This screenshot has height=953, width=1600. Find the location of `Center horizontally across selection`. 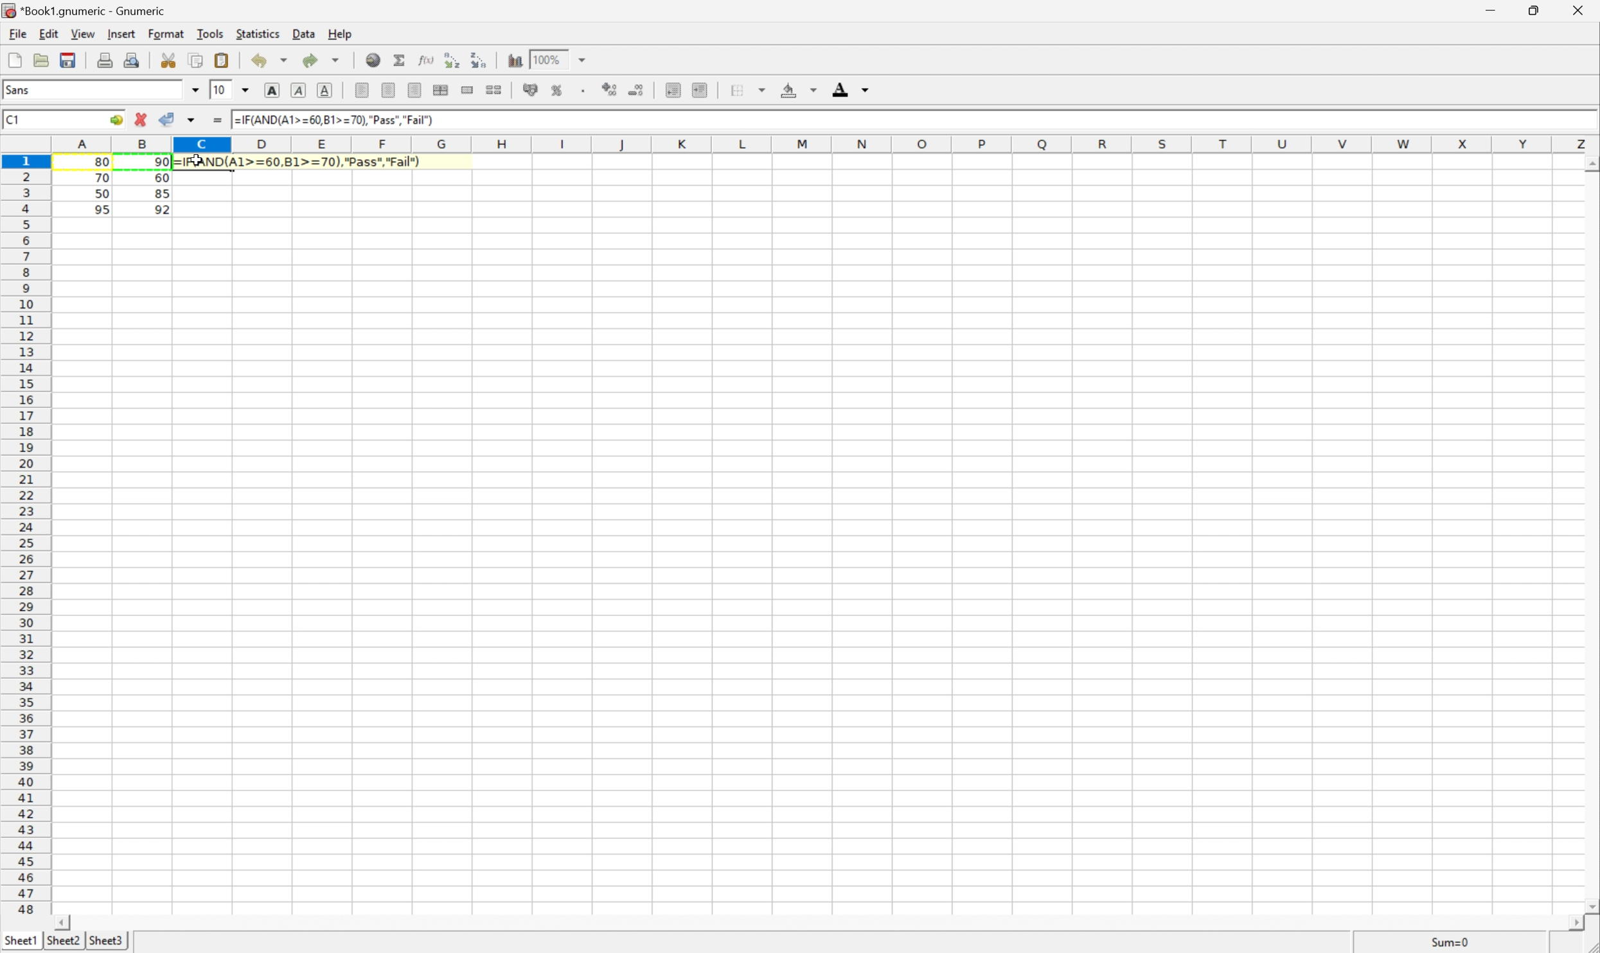

Center horizontally across selection is located at coordinates (443, 88).